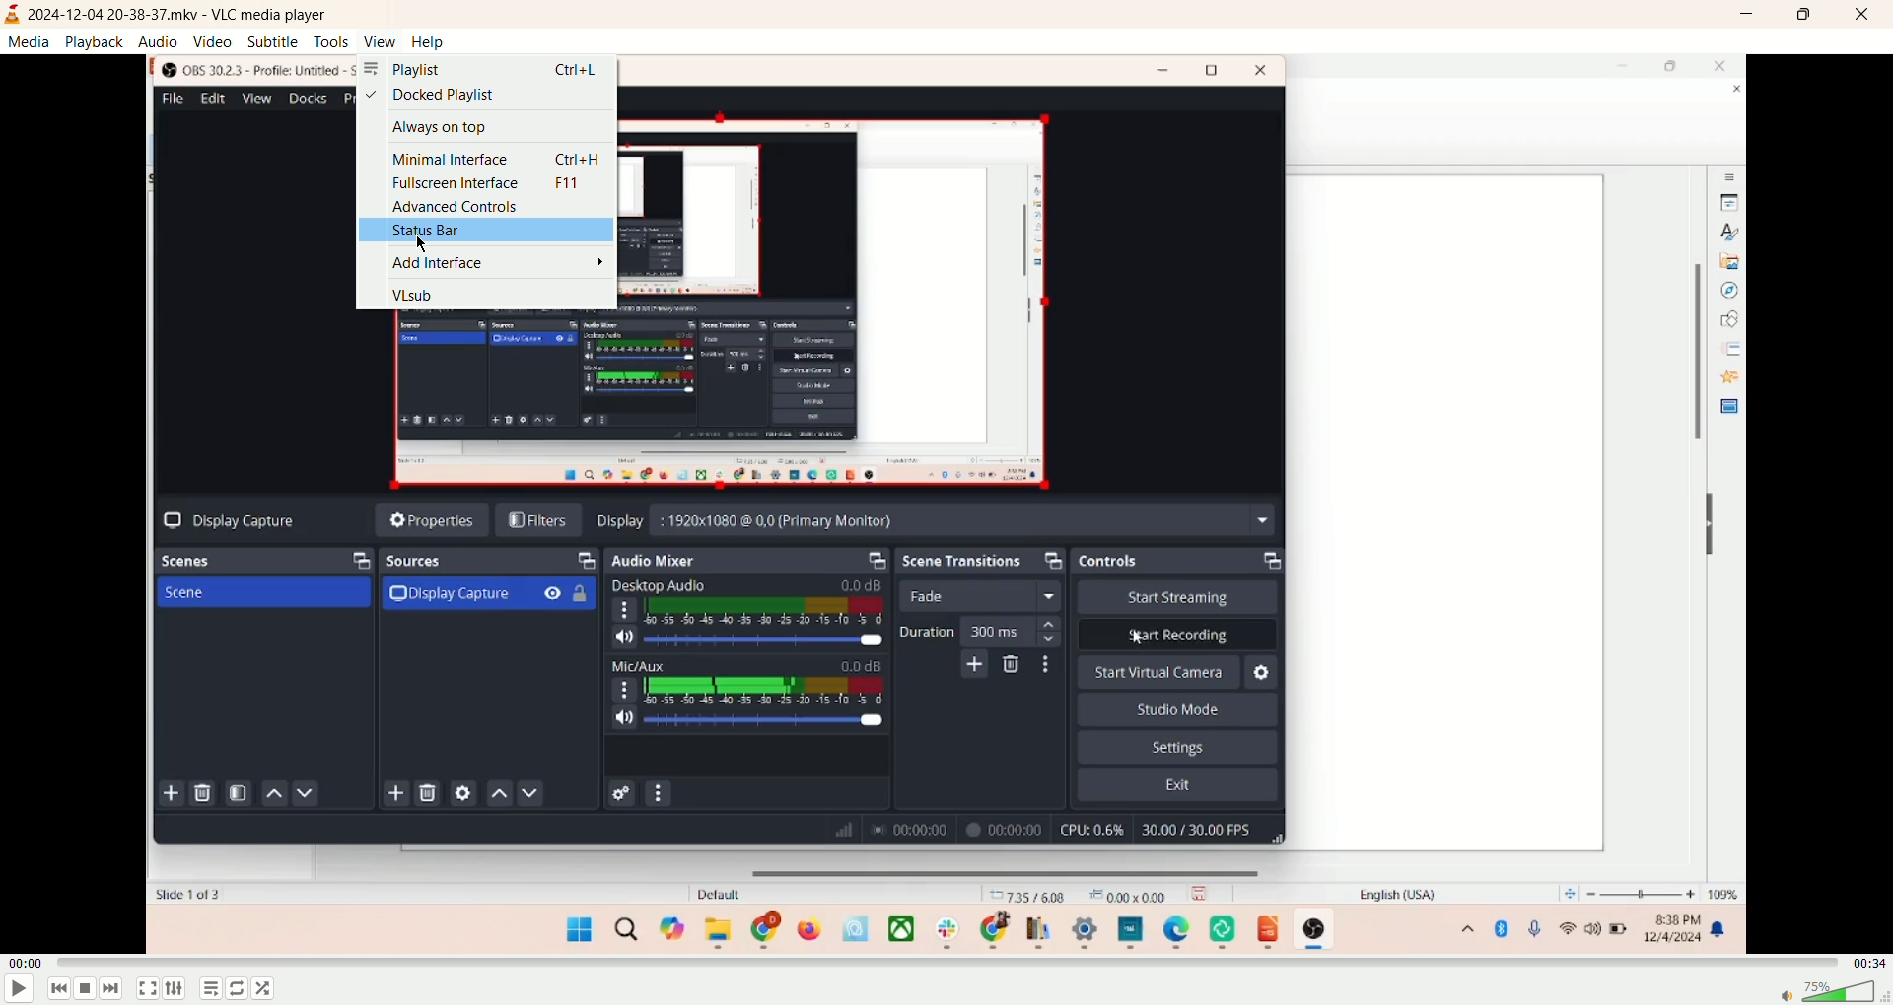 This screenshot has width=1893, height=1005. I want to click on played time, so click(26, 962).